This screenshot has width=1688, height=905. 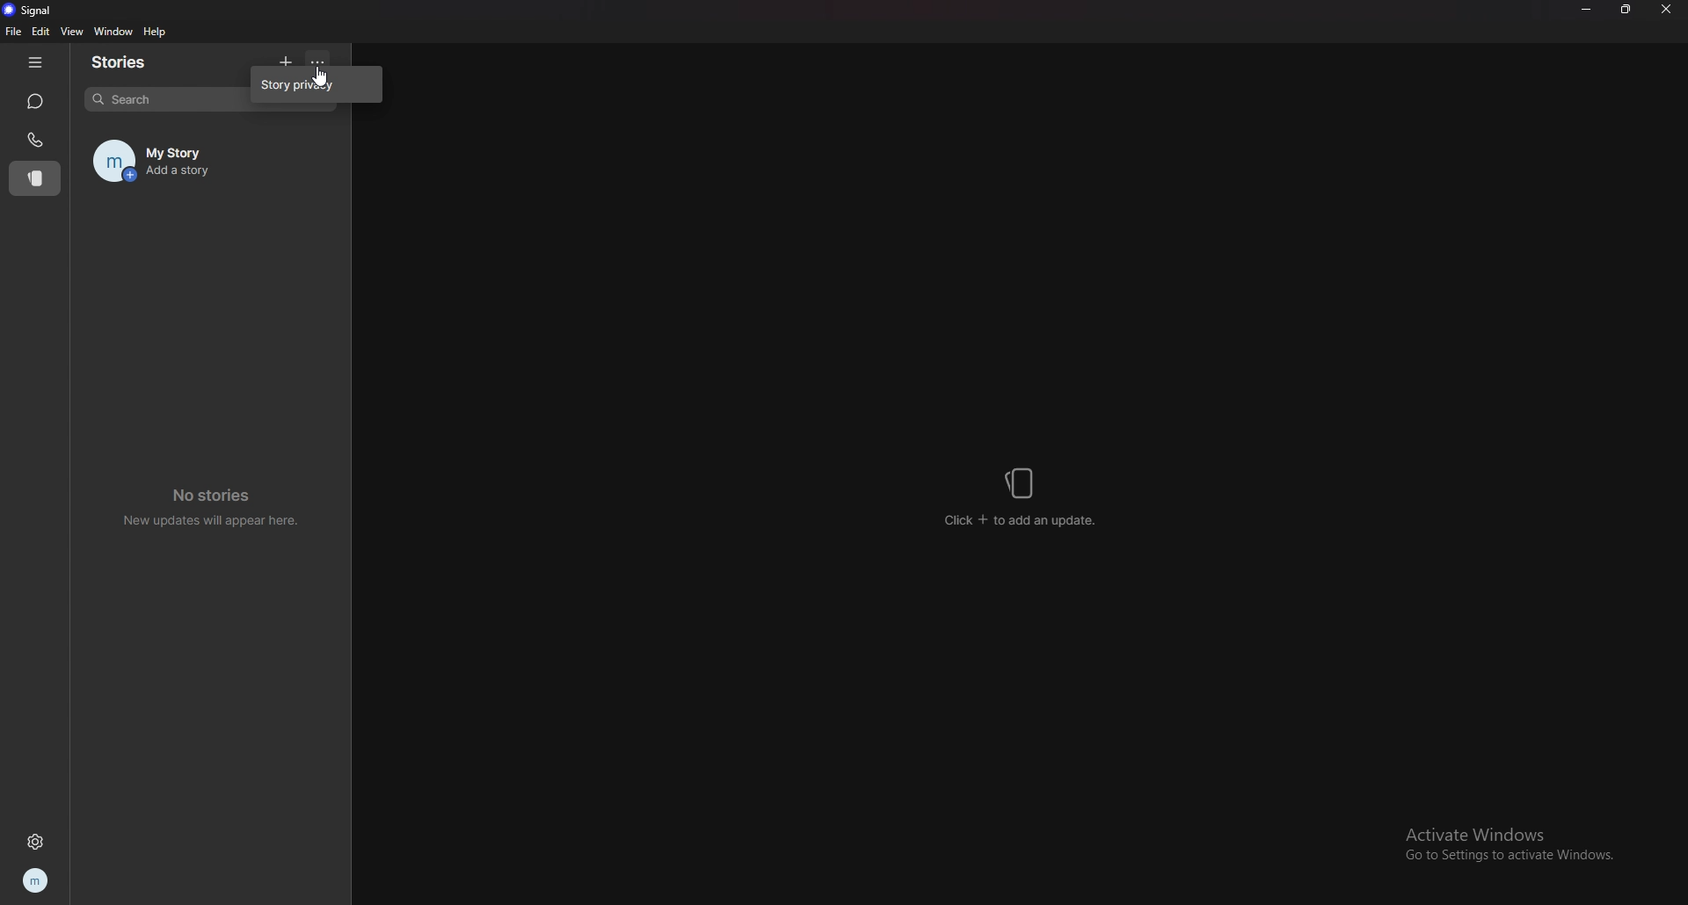 What do you see at coordinates (36, 102) in the screenshot?
I see `chats` at bounding box center [36, 102].